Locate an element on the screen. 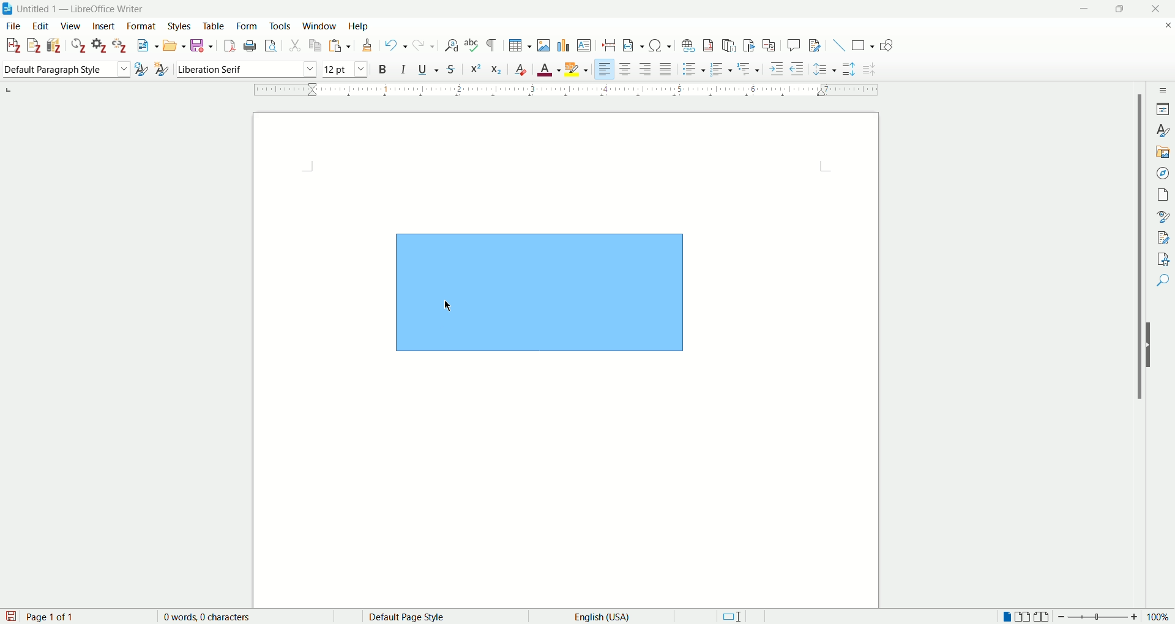 This screenshot has height=624, width=1175. insert chart is located at coordinates (564, 46).